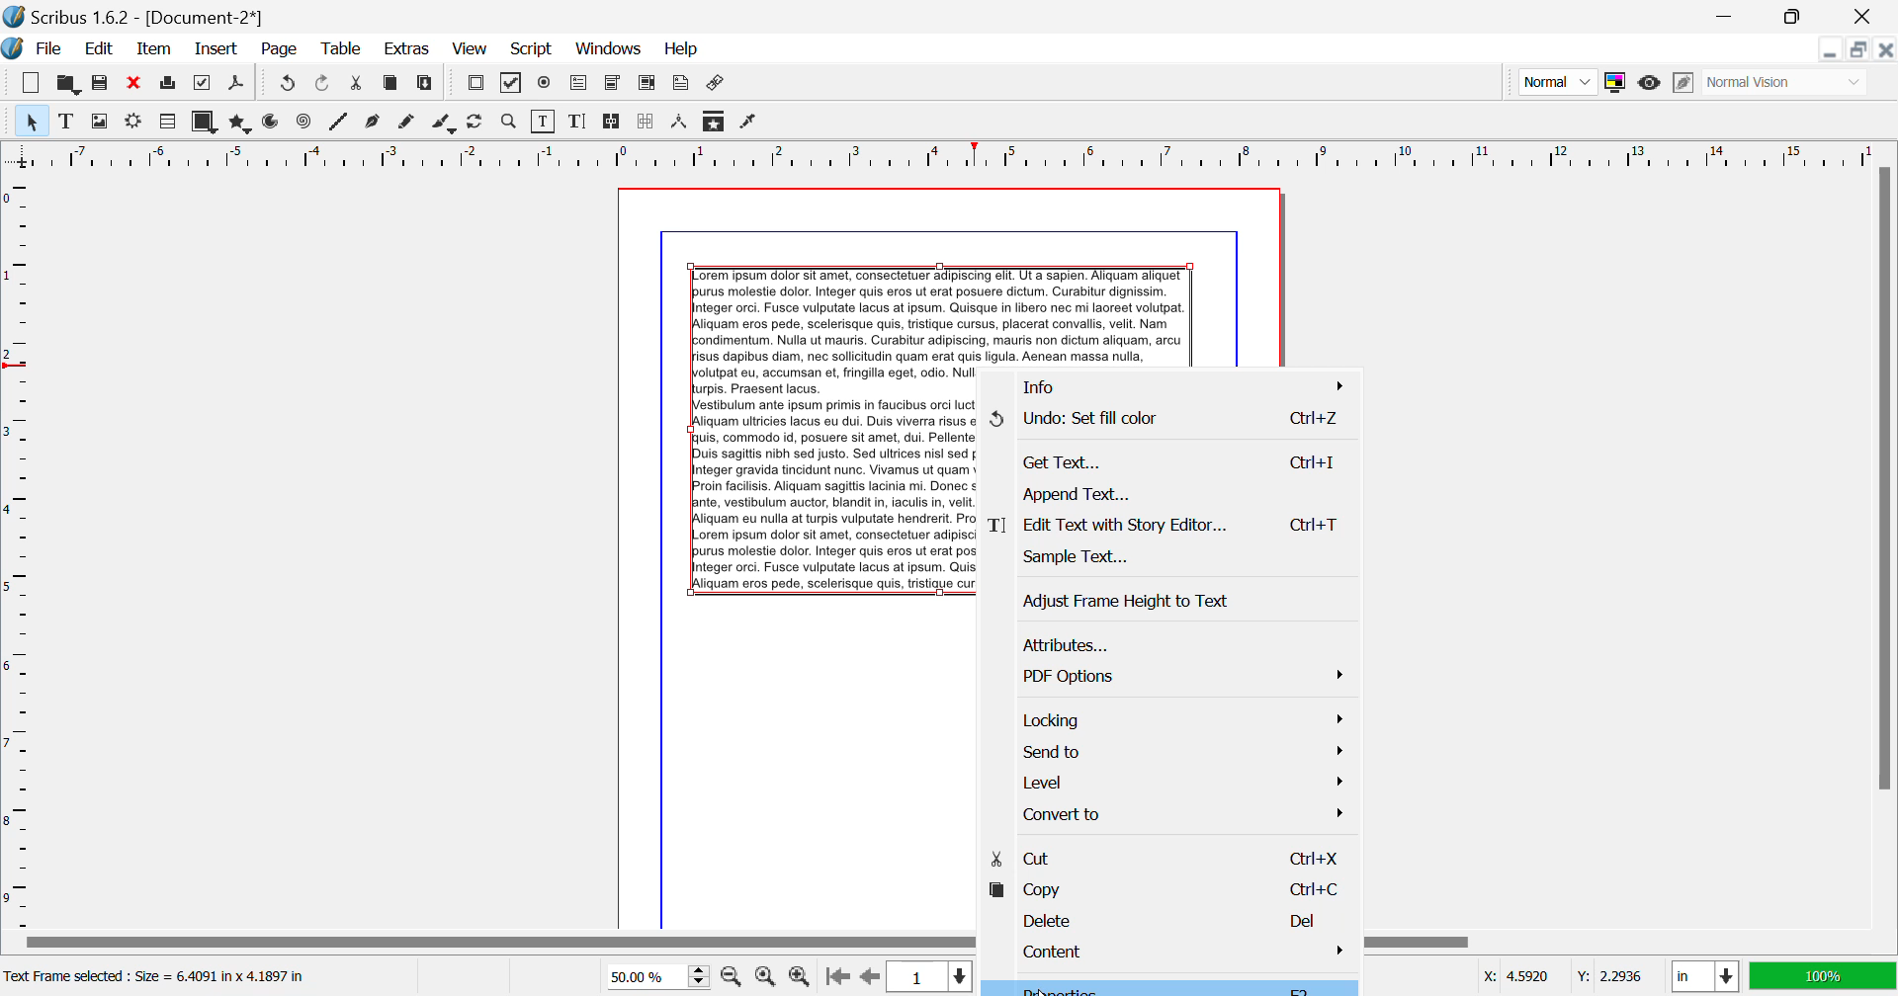 The height and width of the screenshot is (996, 1898). Describe the element at coordinates (1562, 977) in the screenshot. I see `Cursor Coordinates` at that location.